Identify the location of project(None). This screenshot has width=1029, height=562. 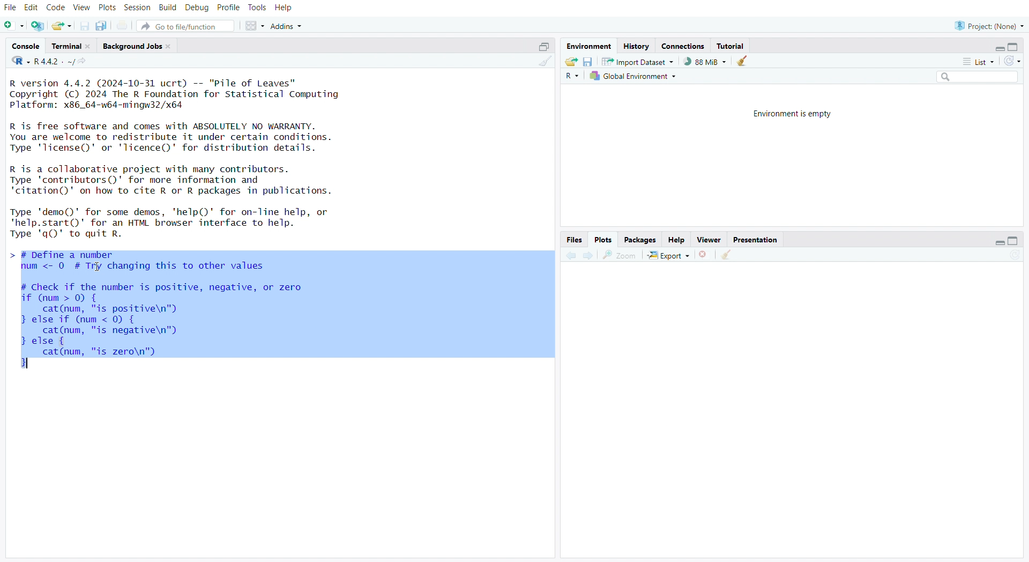
(989, 25).